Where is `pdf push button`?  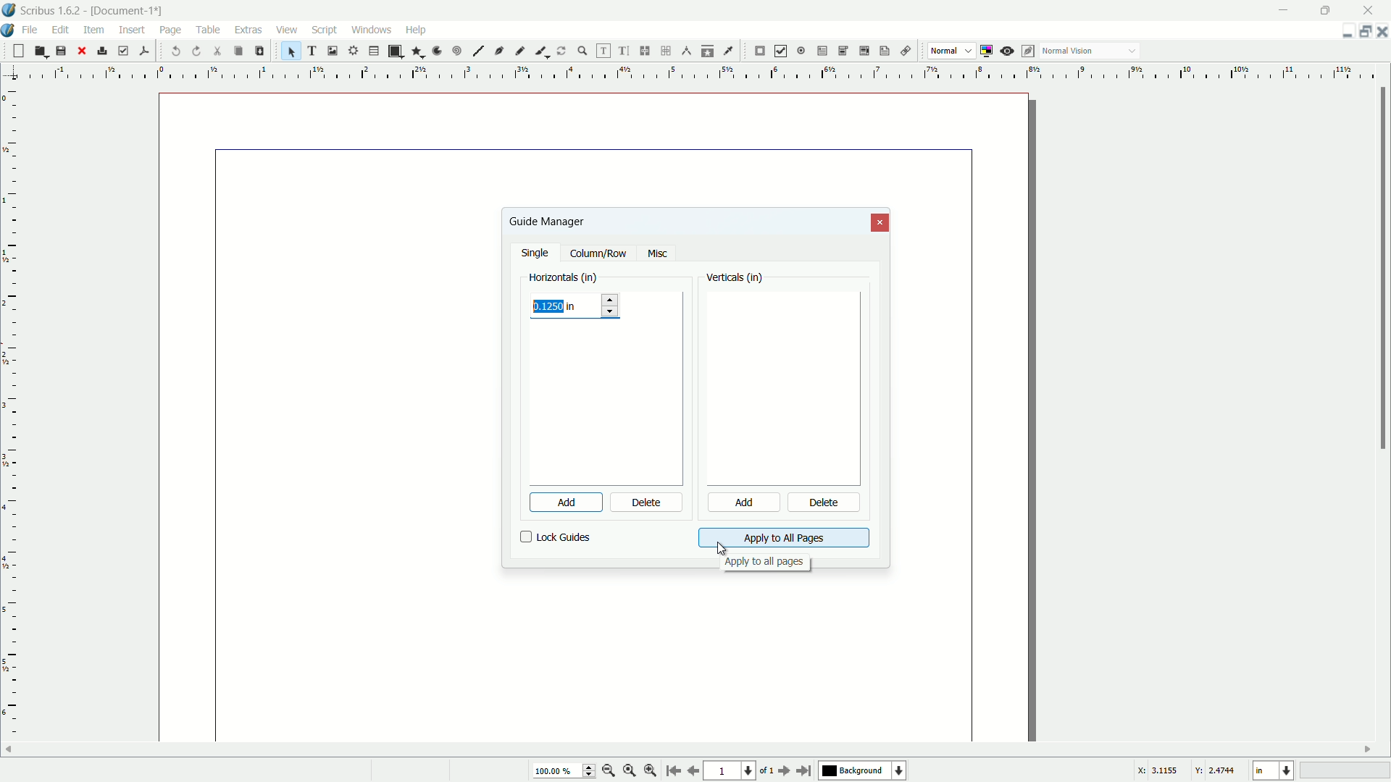 pdf push button is located at coordinates (760, 51).